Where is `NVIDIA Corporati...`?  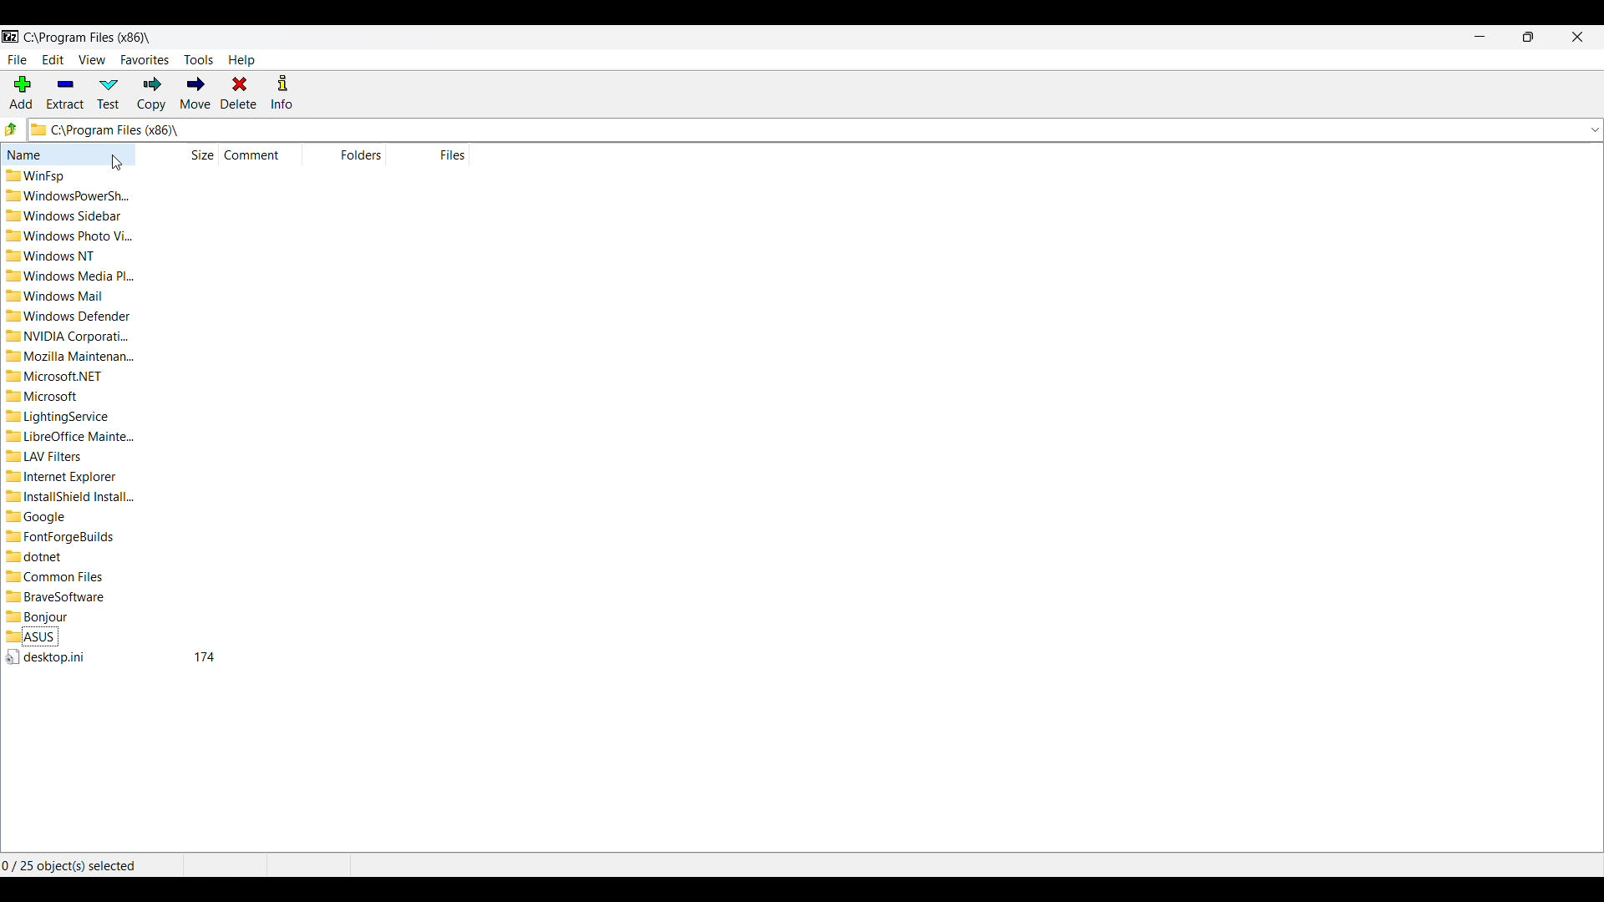
NVIDIA Corporati... is located at coordinates (69, 336).